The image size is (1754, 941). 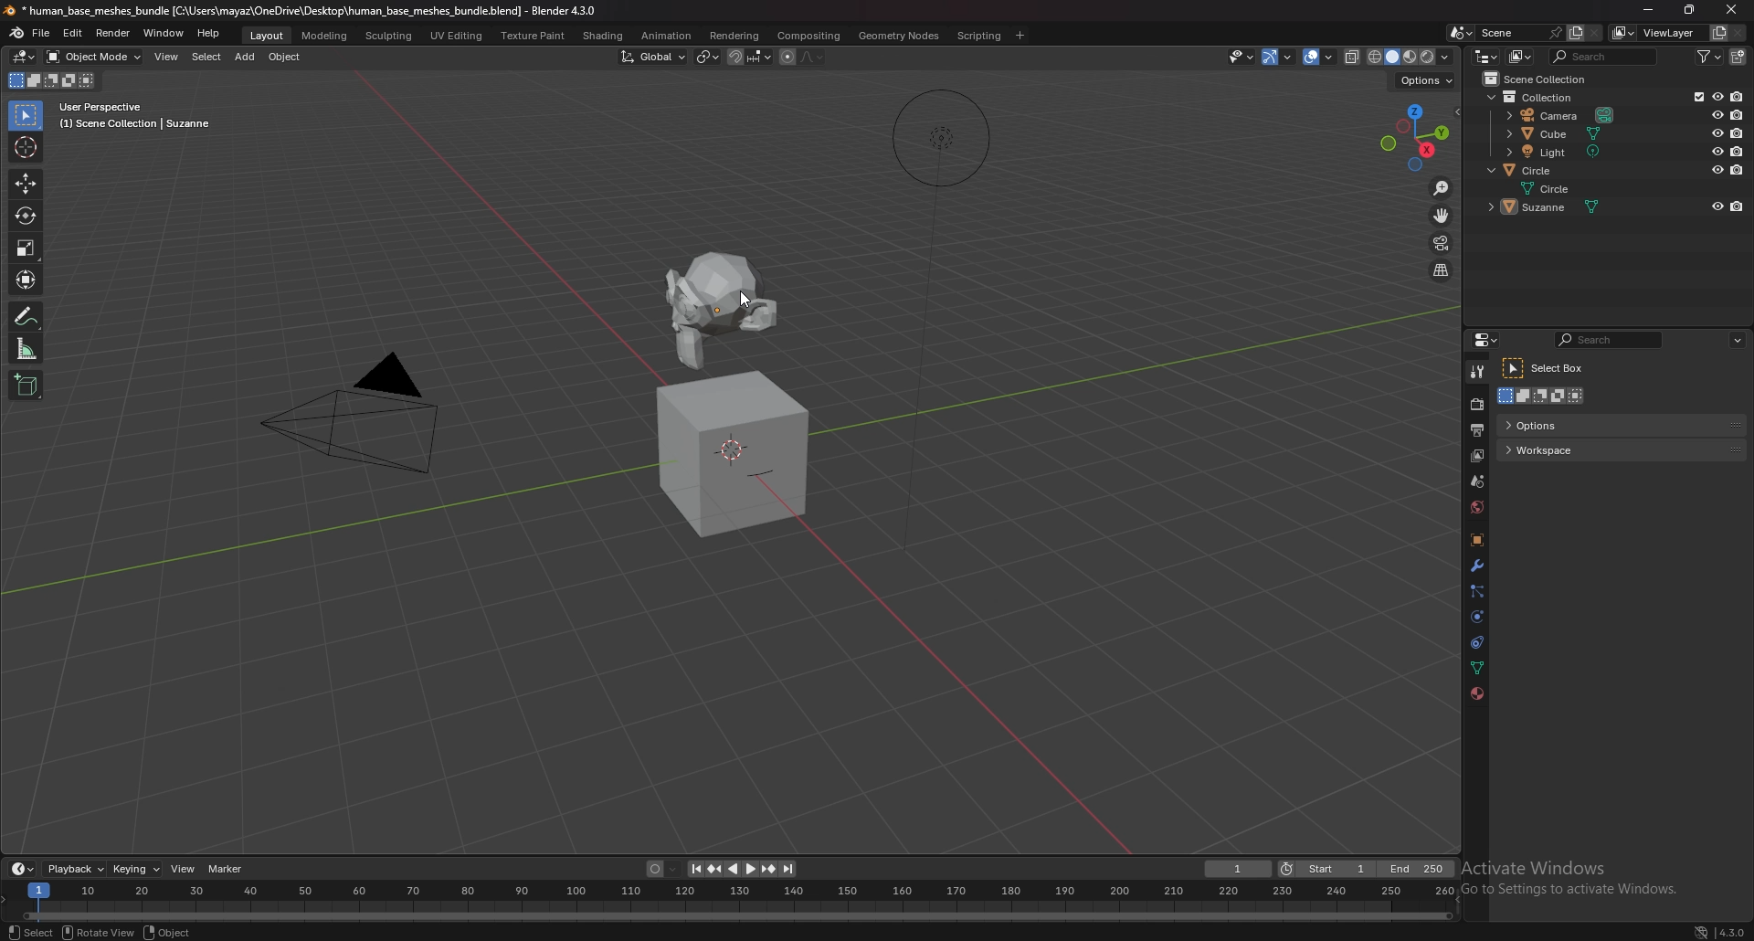 What do you see at coordinates (28, 348) in the screenshot?
I see `scale` at bounding box center [28, 348].